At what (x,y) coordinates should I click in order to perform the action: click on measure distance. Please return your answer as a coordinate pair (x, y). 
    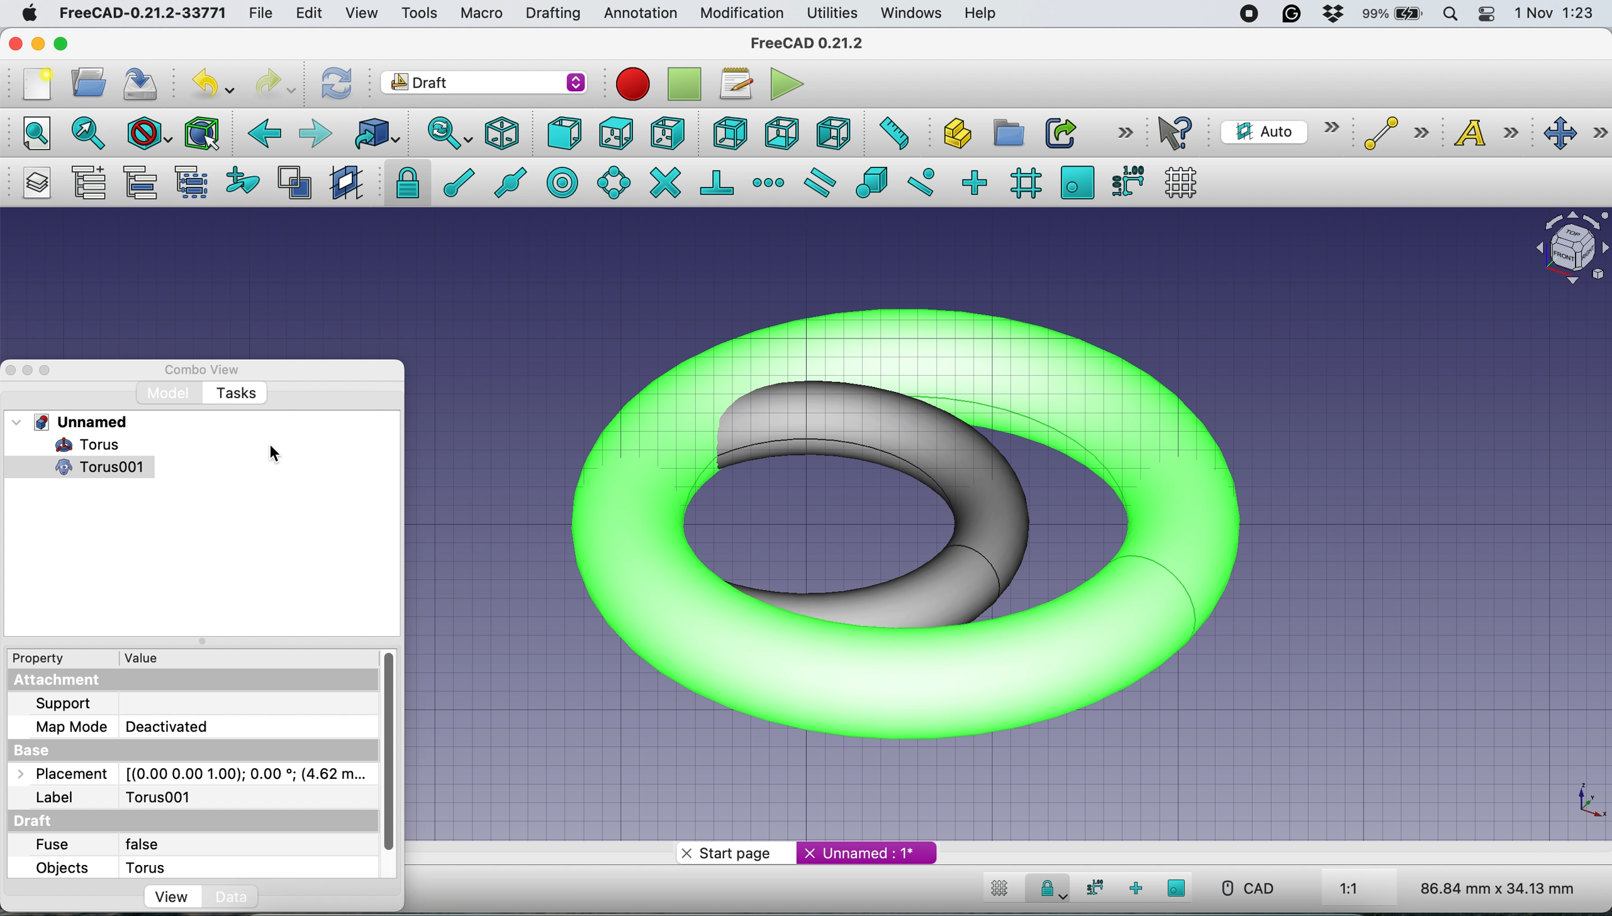
    Looking at the image, I should click on (892, 135).